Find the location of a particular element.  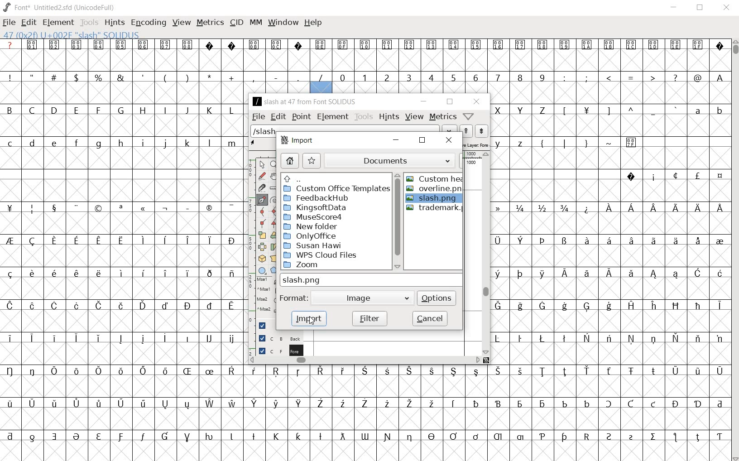

KingsoftData is located at coordinates (315, 208).